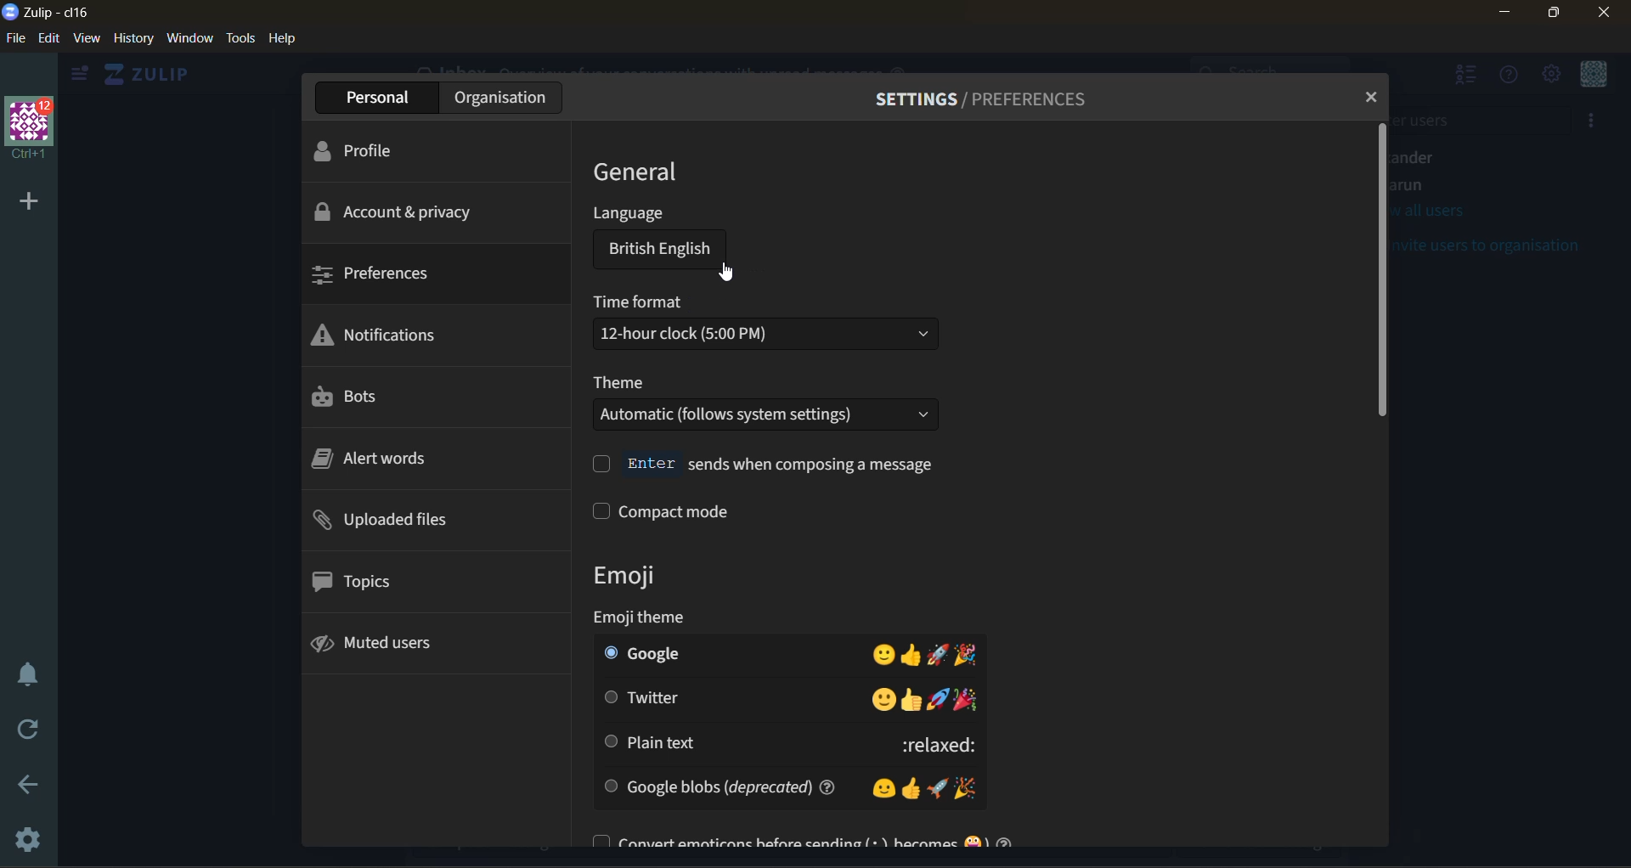 This screenshot has width=1631, height=868. I want to click on account & privacy, so click(405, 212).